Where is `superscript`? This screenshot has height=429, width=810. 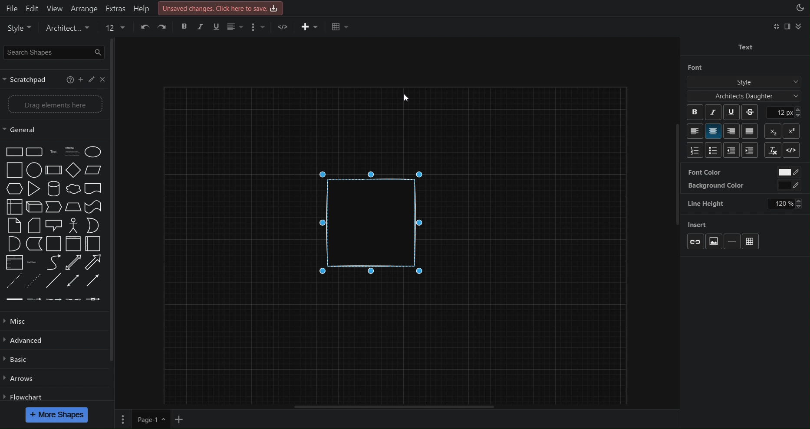 superscript is located at coordinates (794, 130).